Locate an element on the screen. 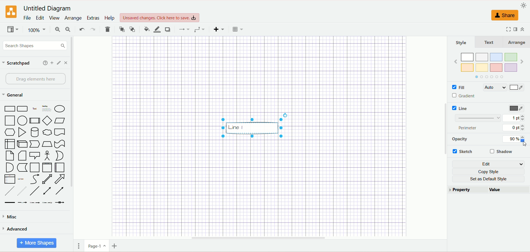 The height and width of the screenshot is (252, 530). 90% is located at coordinates (515, 140).